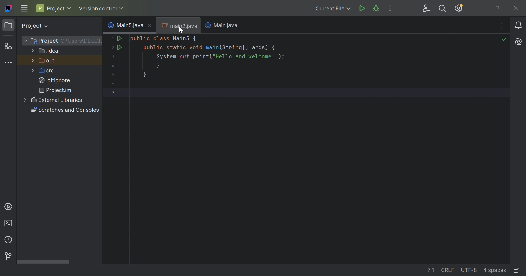 This screenshot has height=276, width=526. Describe the element at coordinates (502, 25) in the screenshot. I see `Recent Files, Tab Actions, and More` at that location.